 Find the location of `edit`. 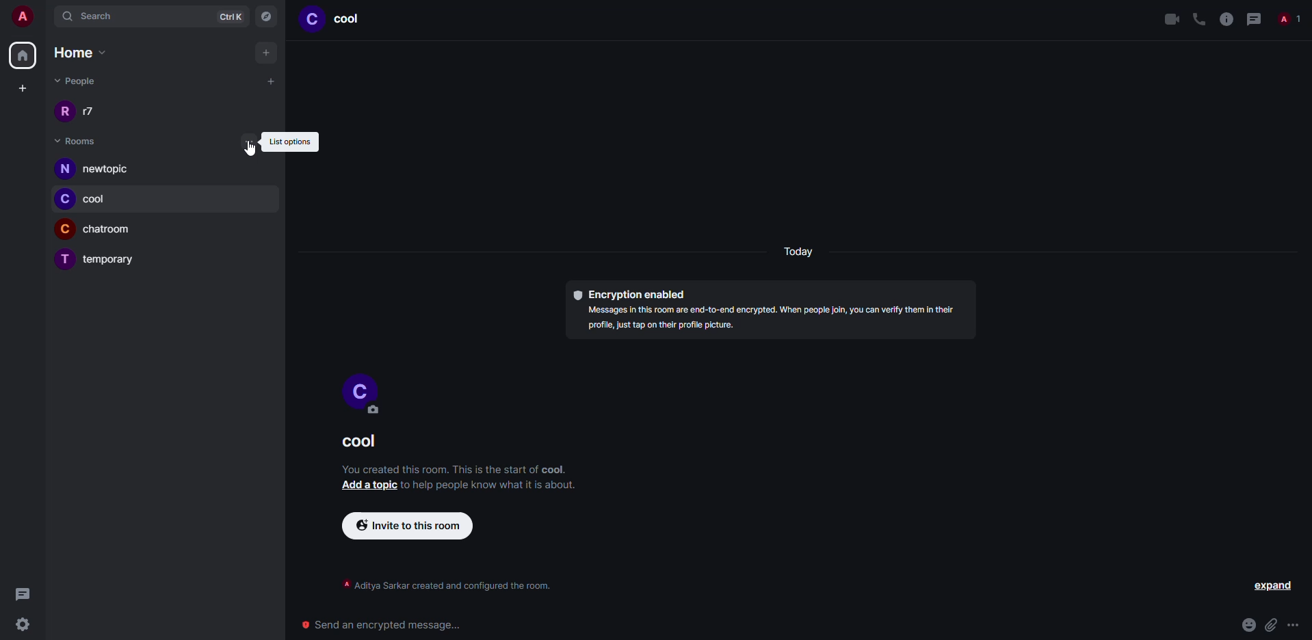

edit is located at coordinates (376, 411).